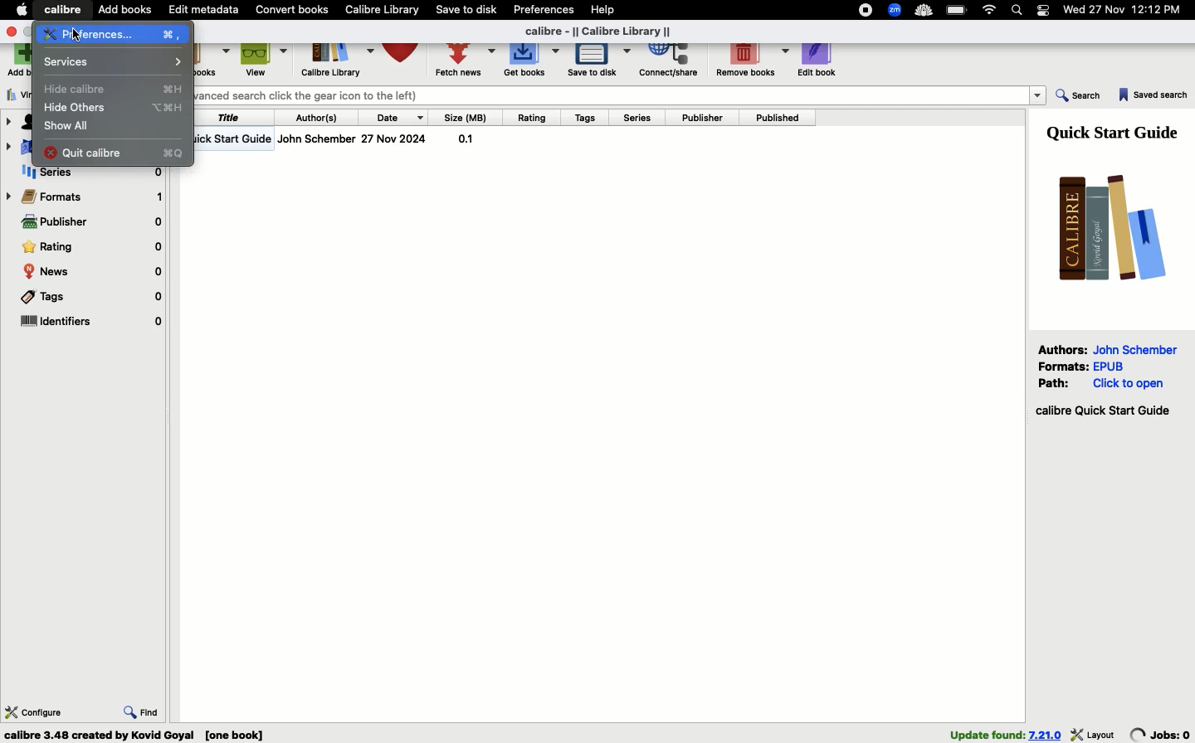 This screenshot has height=743, width=1195. Describe the element at coordinates (85, 197) in the screenshot. I see `Formats` at that location.